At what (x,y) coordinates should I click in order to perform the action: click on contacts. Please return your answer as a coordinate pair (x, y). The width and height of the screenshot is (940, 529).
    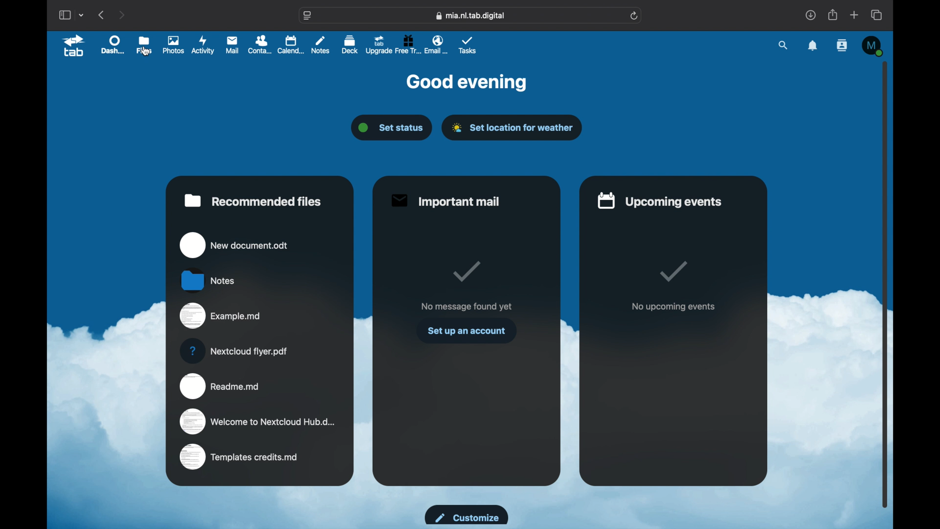
    Looking at the image, I should click on (259, 44).